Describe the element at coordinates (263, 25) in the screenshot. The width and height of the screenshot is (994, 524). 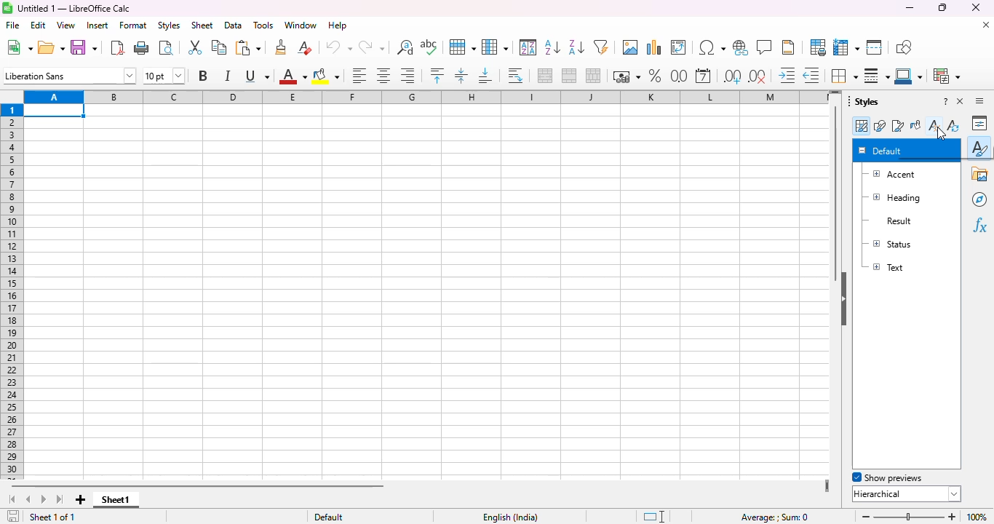
I see `tools` at that location.